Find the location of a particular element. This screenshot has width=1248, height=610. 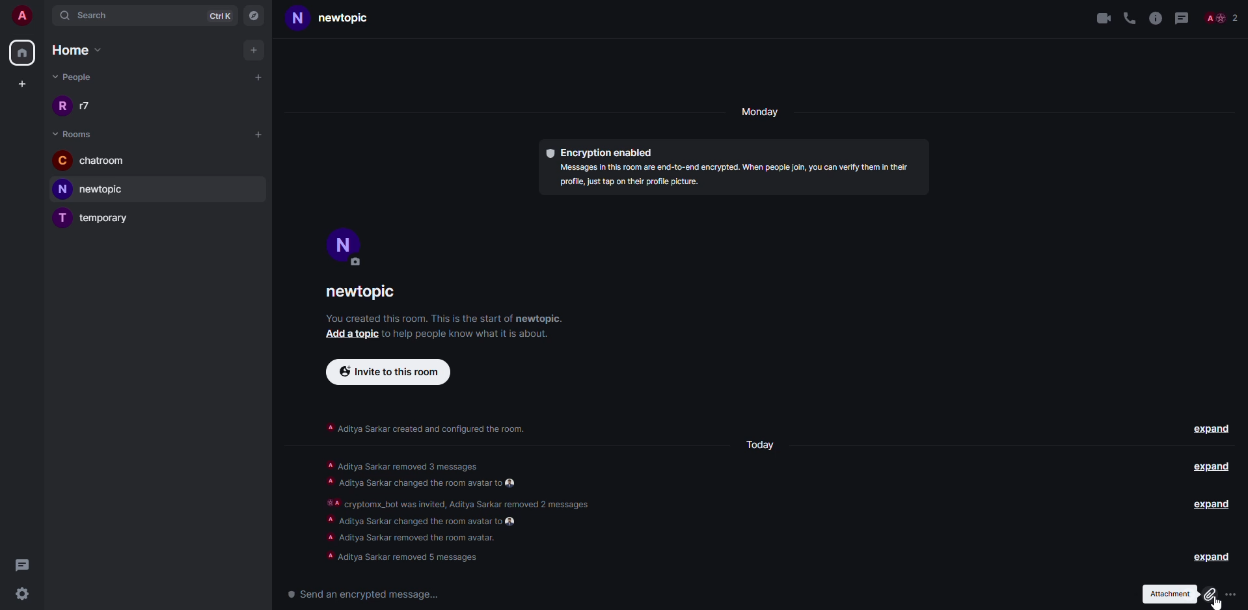

expand is located at coordinates (1210, 467).